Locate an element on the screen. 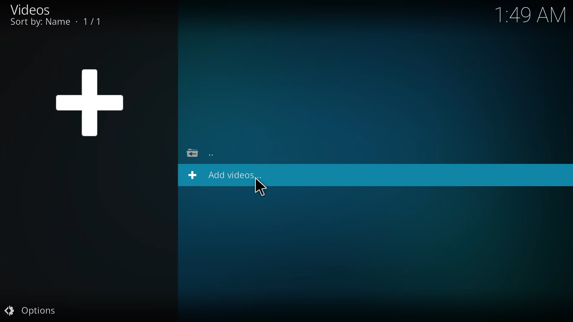 This screenshot has height=322, width=573. add videos is located at coordinates (227, 176).